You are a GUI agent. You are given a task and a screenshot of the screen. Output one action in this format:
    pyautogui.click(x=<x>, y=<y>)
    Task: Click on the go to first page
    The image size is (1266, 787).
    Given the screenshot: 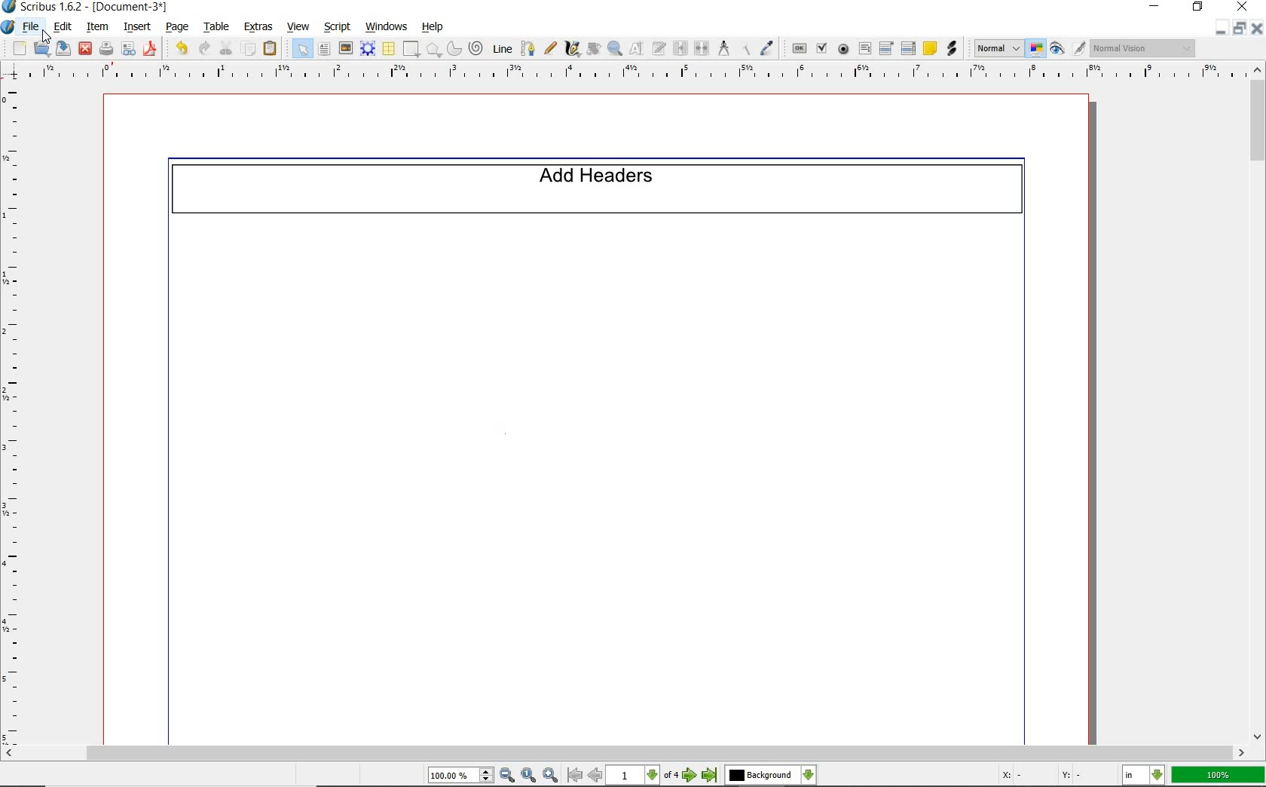 What is the action you would take?
    pyautogui.click(x=575, y=776)
    